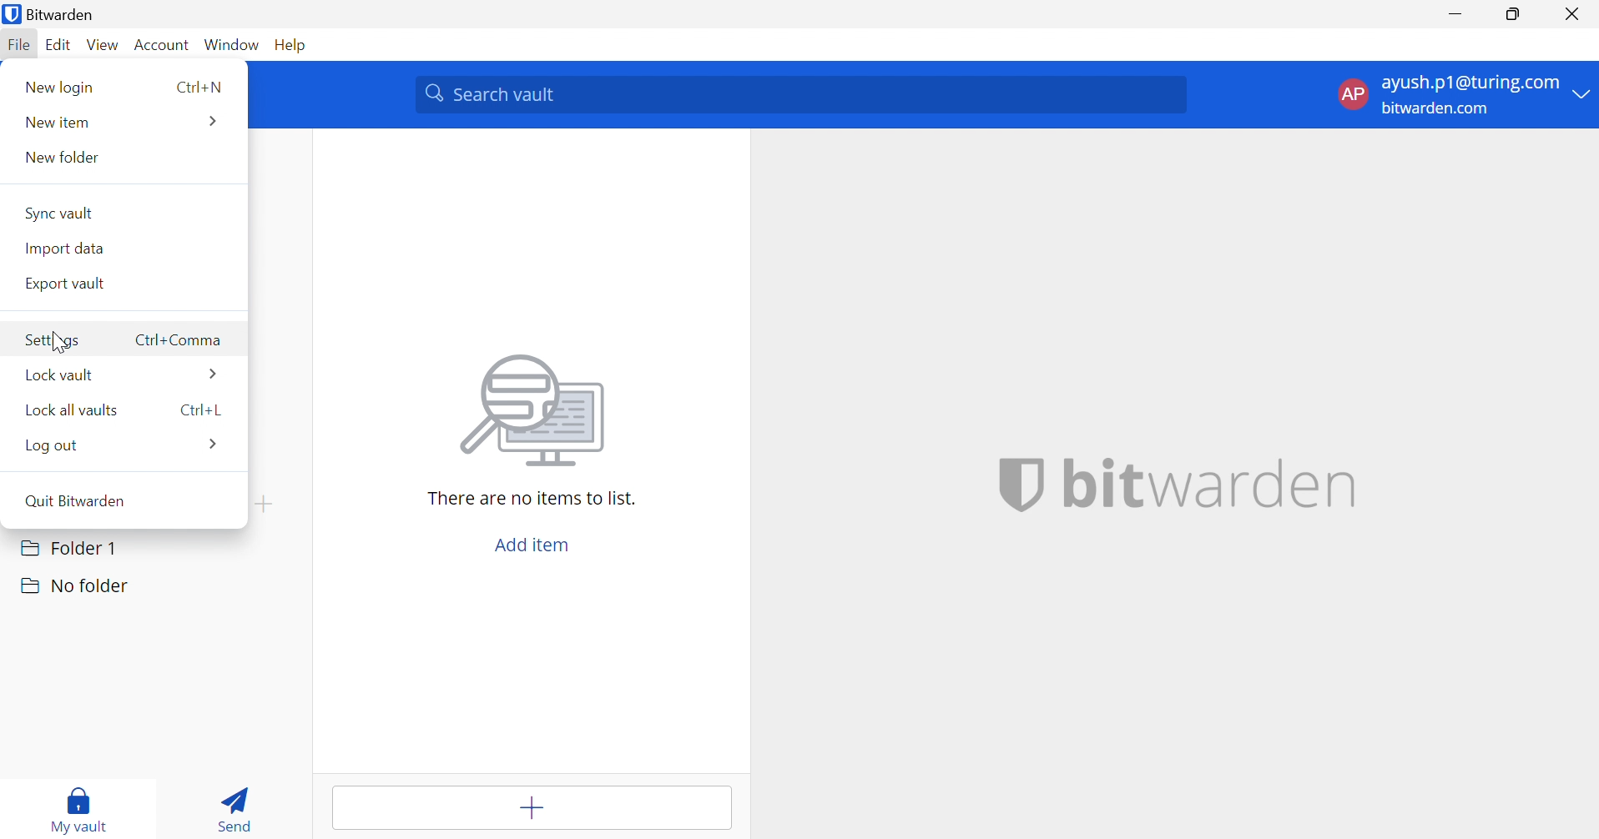 This screenshot has width=1599, height=839. Describe the element at coordinates (67, 14) in the screenshot. I see `Bitwarden` at that location.